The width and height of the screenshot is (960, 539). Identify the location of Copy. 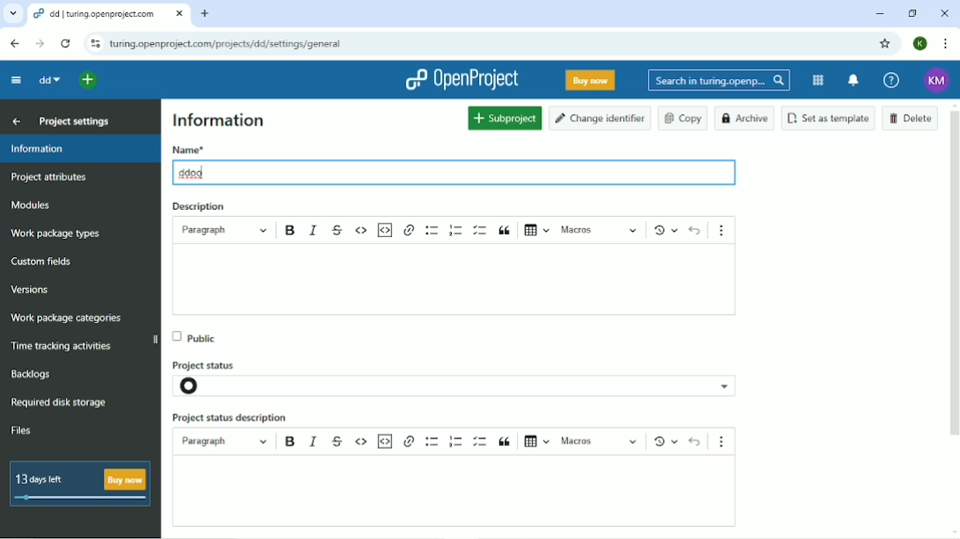
(683, 119).